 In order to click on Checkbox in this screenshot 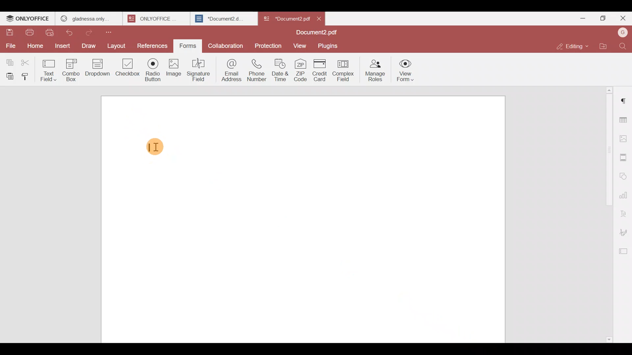, I will do `click(126, 69)`.